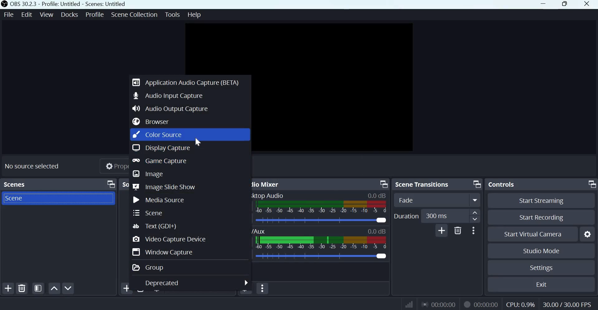 This screenshot has width=598, height=310. Describe the element at coordinates (544, 284) in the screenshot. I see `Exit` at that location.